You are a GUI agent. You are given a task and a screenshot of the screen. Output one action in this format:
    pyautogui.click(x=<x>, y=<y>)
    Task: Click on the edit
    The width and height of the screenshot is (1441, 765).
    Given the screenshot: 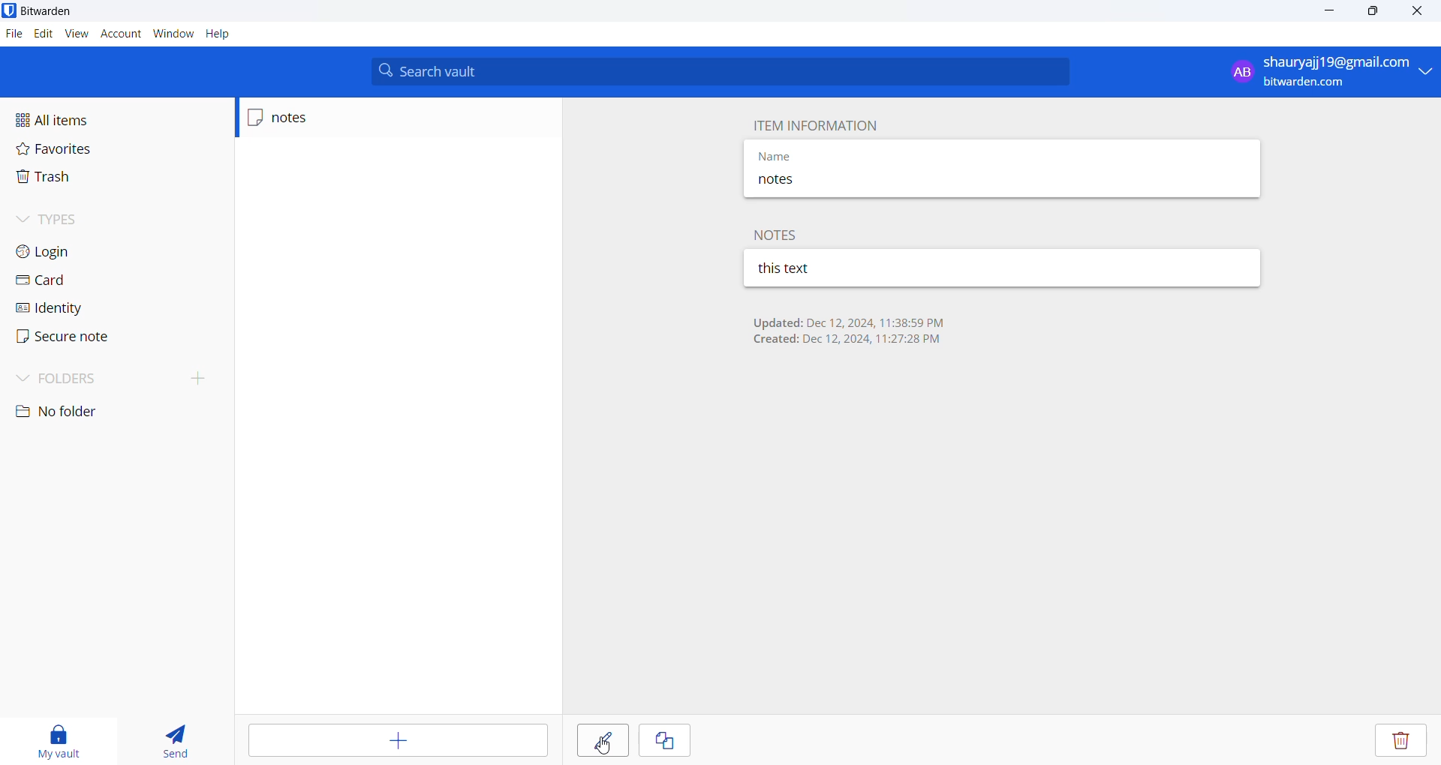 What is the action you would take?
    pyautogui.click(x=602, y=739)
    